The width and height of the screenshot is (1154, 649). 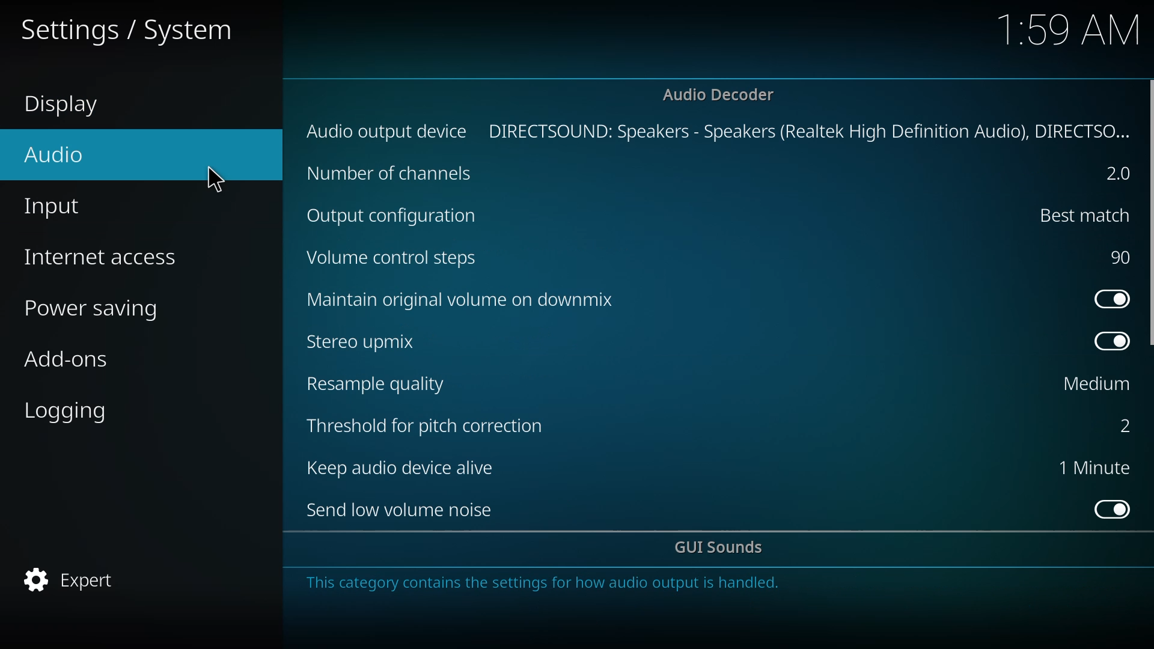 I want to click on time, so click(x=1071, y=29).